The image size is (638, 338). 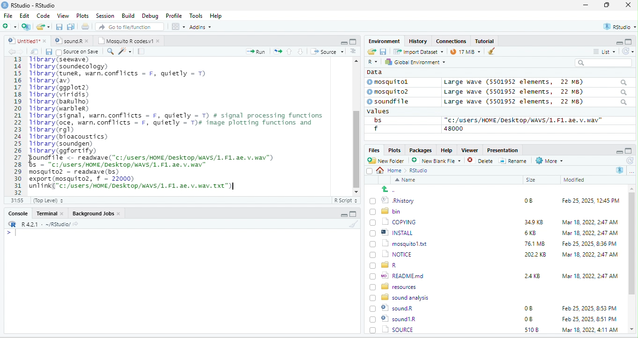 What do you see at coordinates (630, 41) in the screenshot?
I see `maximize` at bounding box center [630, 41].